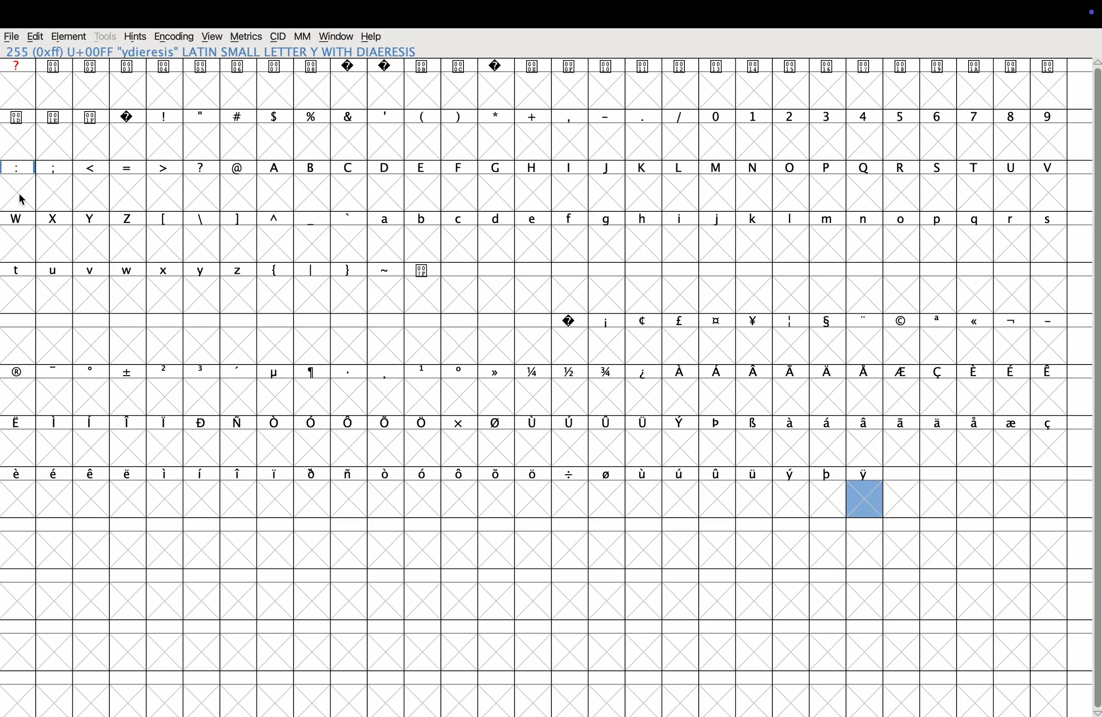 The width and height of the screenshot is (1102, 717). What do you see at coordinates (464, 239) in the screenshot?
I see `c` at bounding box center [464, 239].